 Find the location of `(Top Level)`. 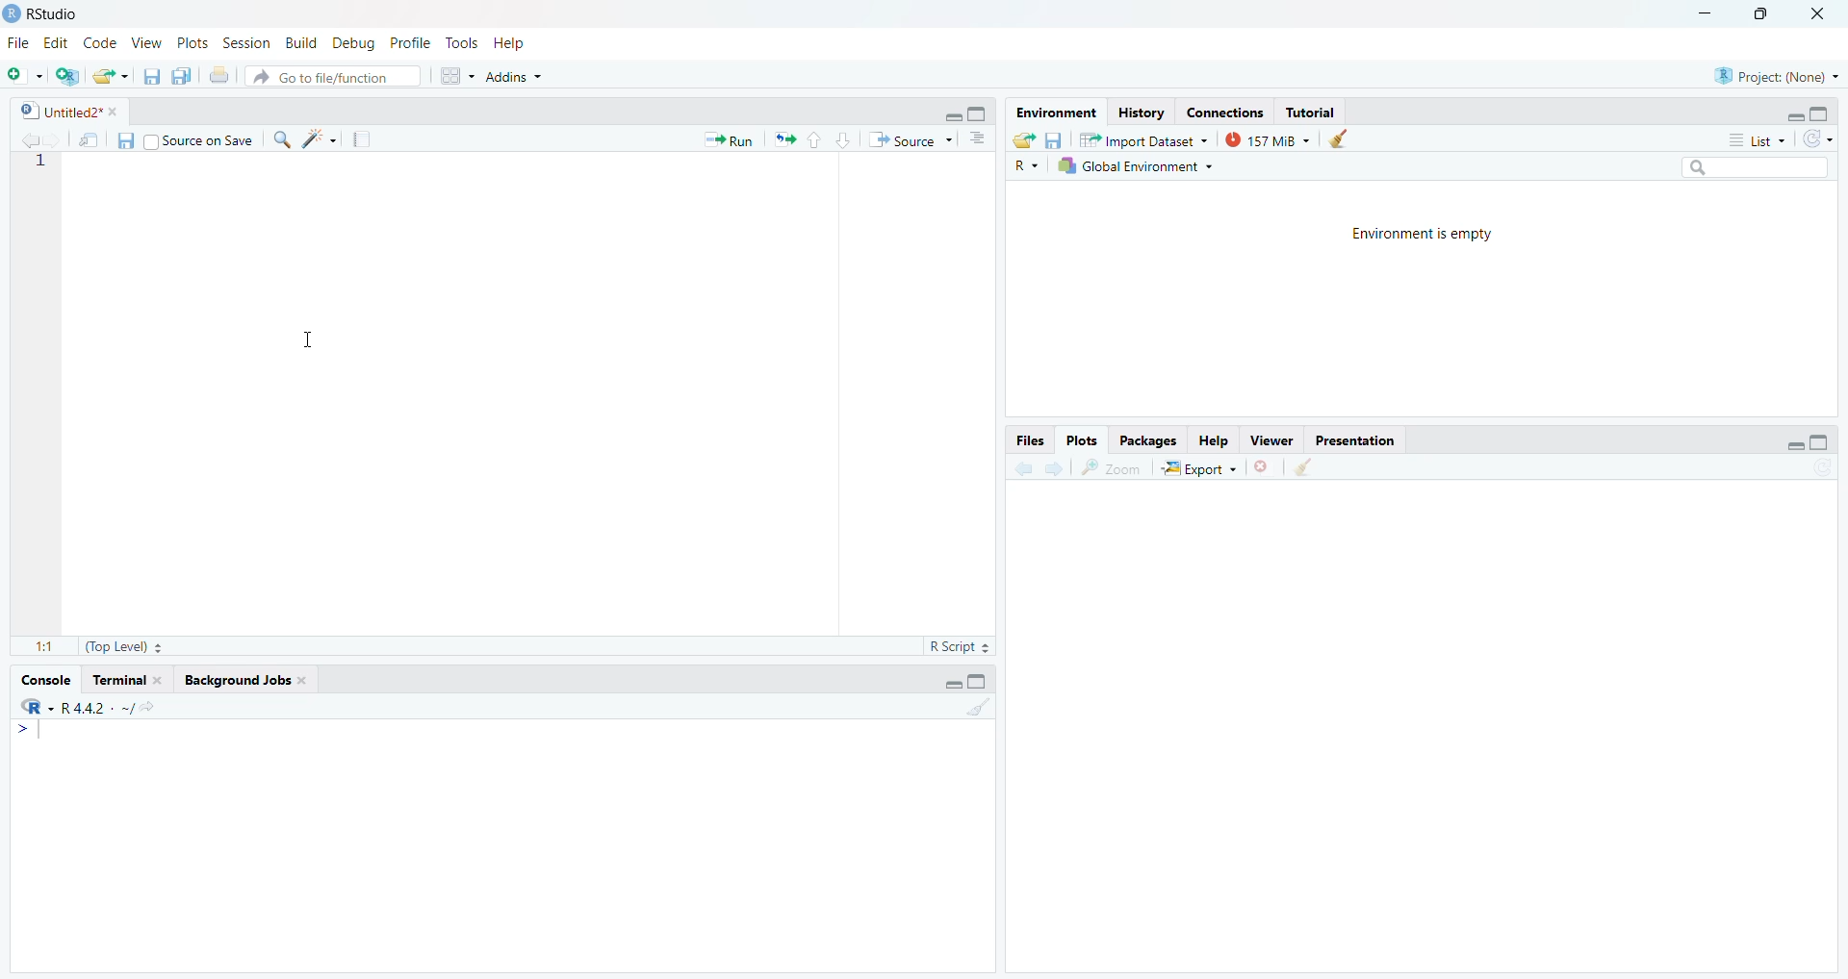

(Top Level) is located at coordinates (123, 646).